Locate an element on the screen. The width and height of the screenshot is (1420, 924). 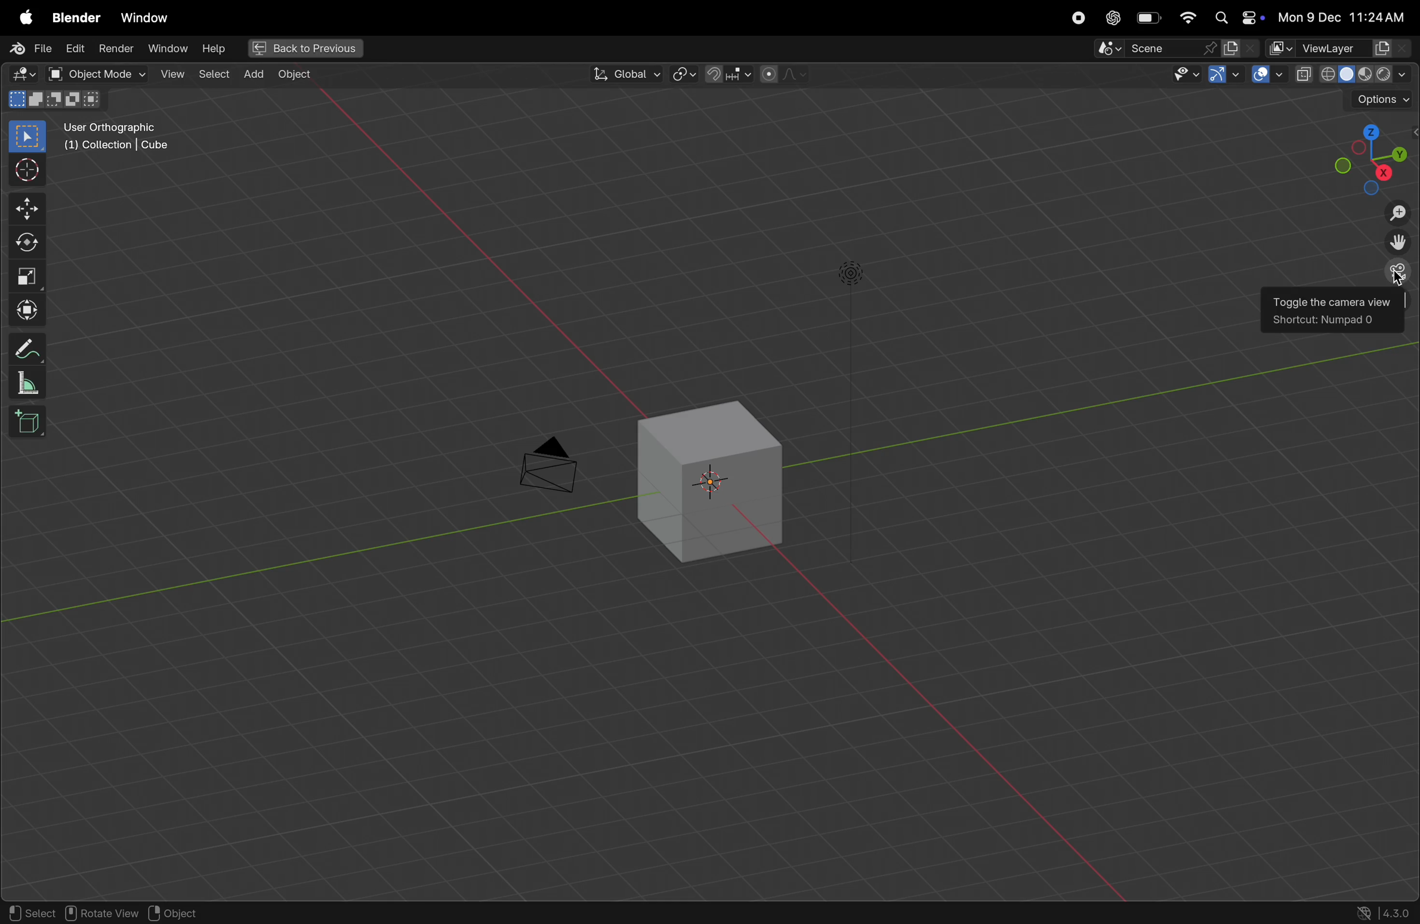
object is located at coordinates (183, 911).